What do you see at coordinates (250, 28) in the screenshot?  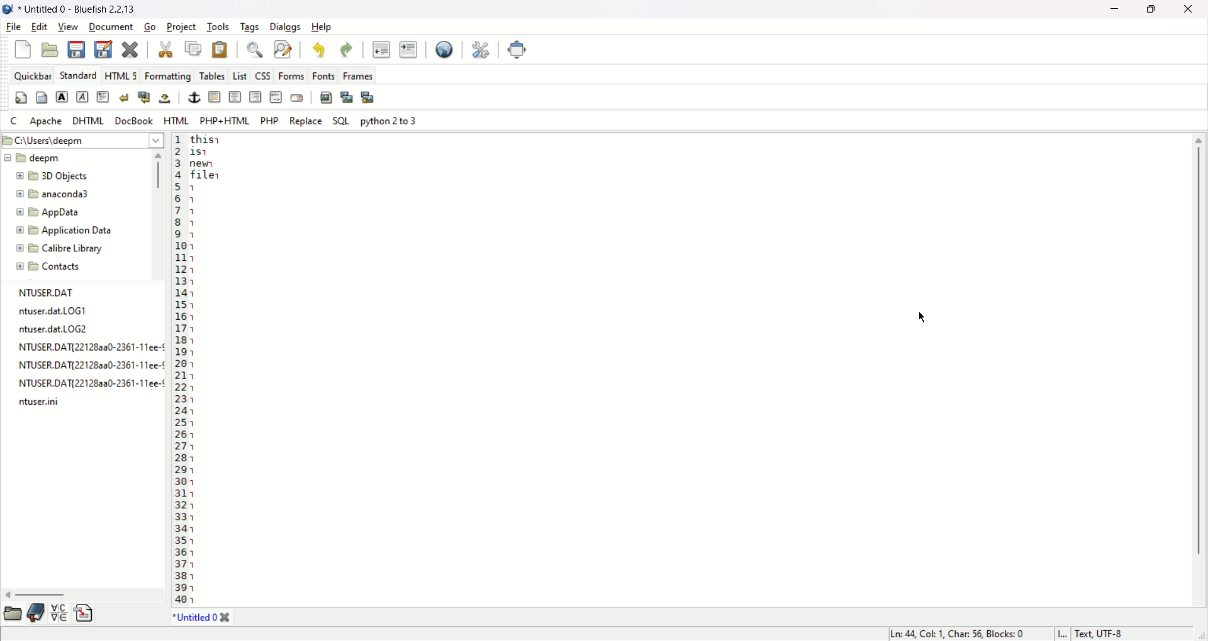 I see `tags` at bounding box center [250, 28].